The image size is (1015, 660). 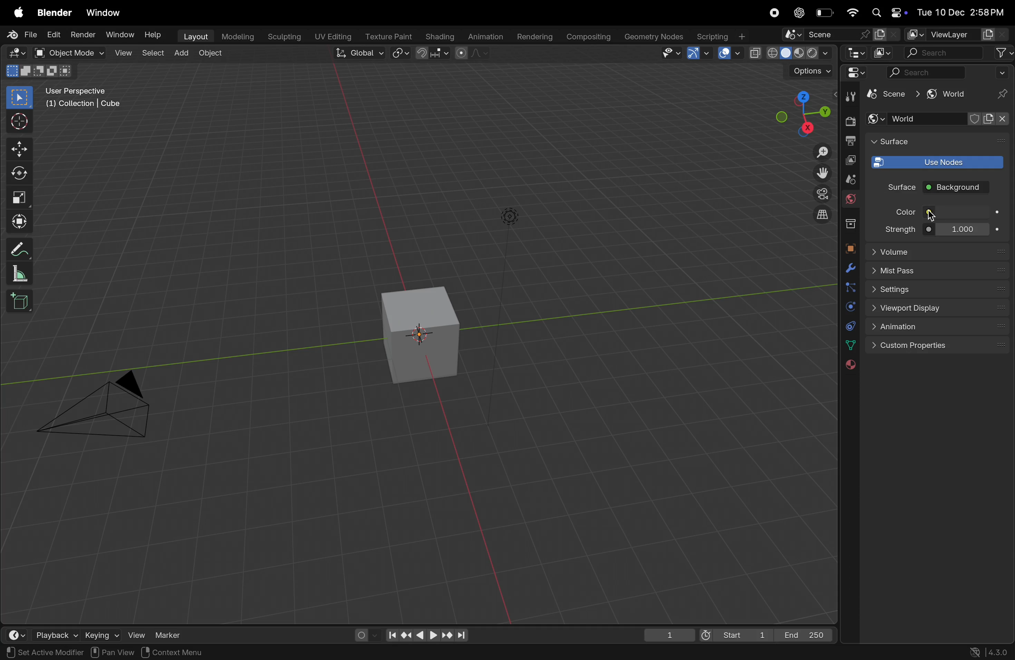 I want to click on Surface, so click(x=895, y=187).